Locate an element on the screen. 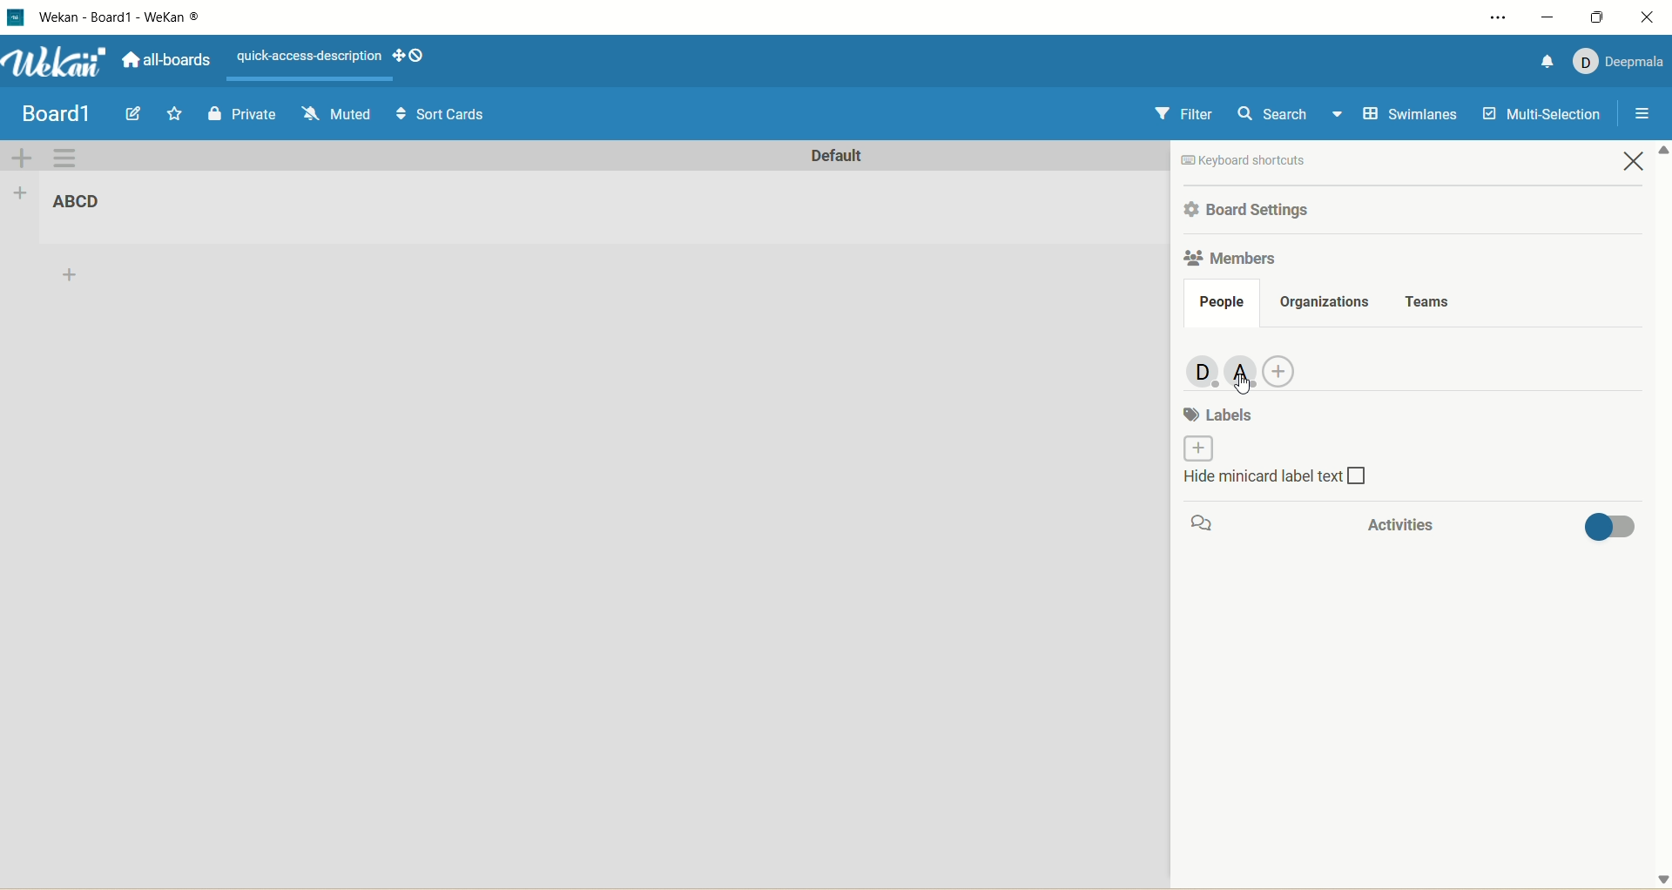  toggle is located at coordinates (1610, 530).